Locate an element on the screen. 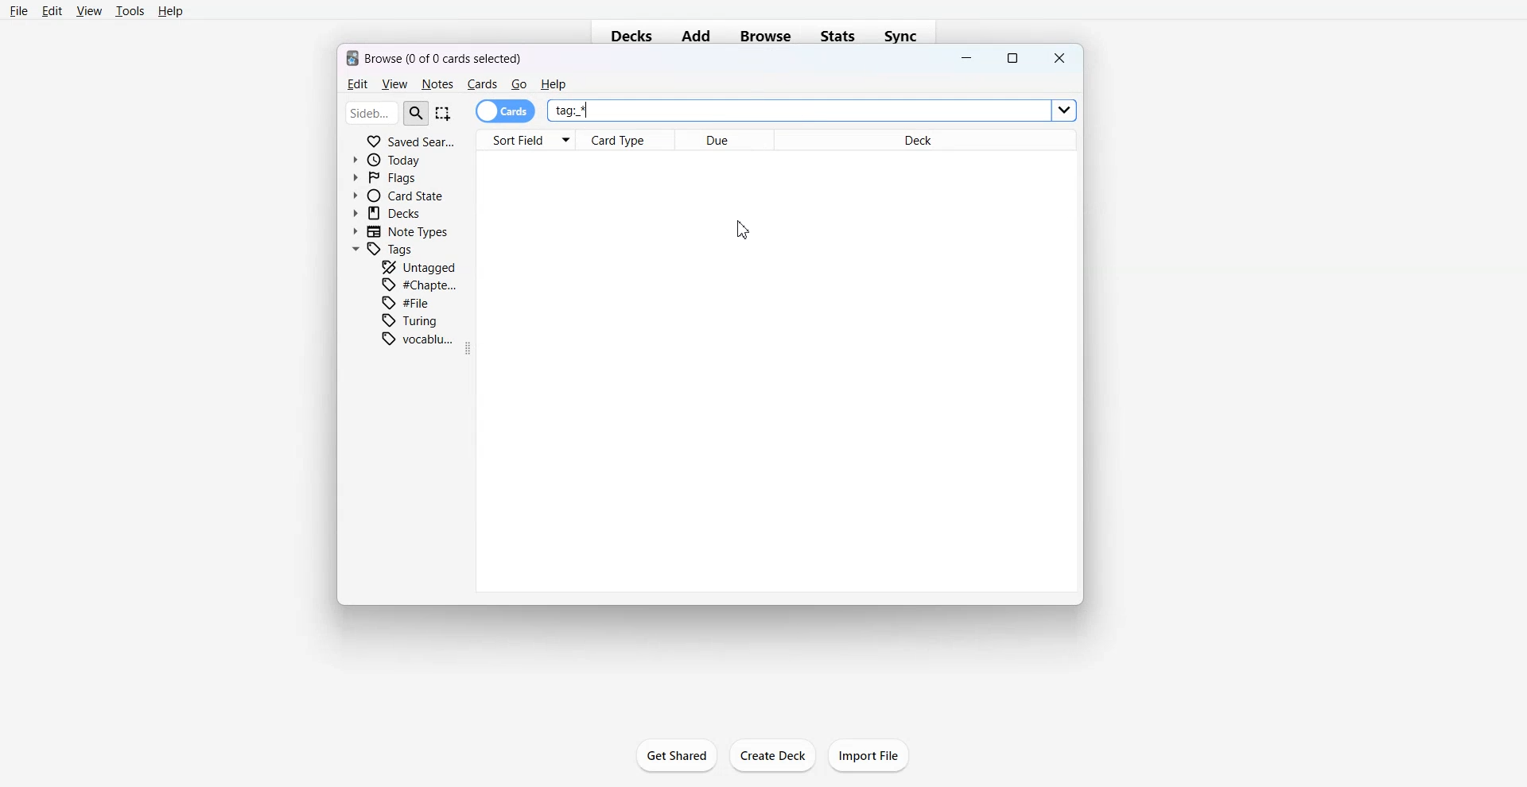  Card State is located at coordinates (397, 195).